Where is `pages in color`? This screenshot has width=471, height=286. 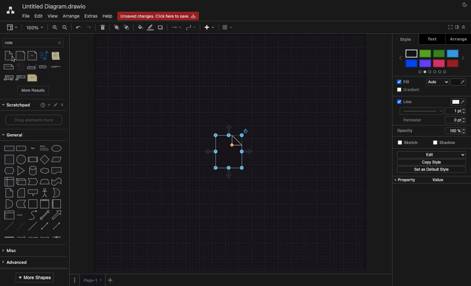 pages in color is located at coordinates (431, 71).